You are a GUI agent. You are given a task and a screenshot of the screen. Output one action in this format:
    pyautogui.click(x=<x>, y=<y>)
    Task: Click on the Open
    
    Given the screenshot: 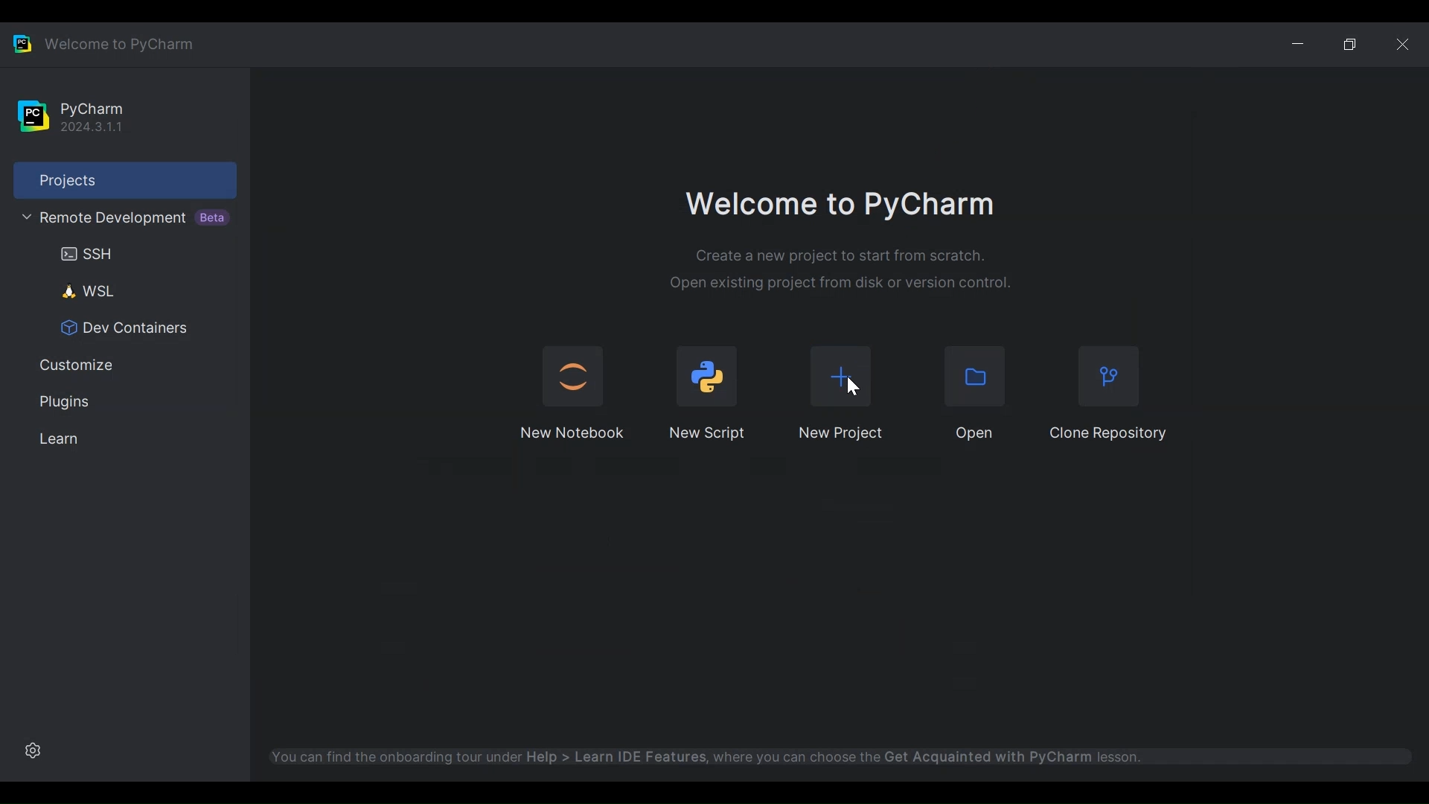 What is the action you would take?
    pyautogui.click(x=978, y=377)
    